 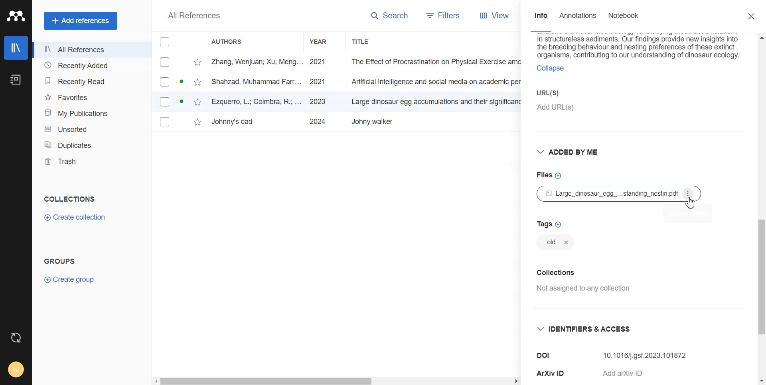 I want to click on Info, so click(x=540, y=16).